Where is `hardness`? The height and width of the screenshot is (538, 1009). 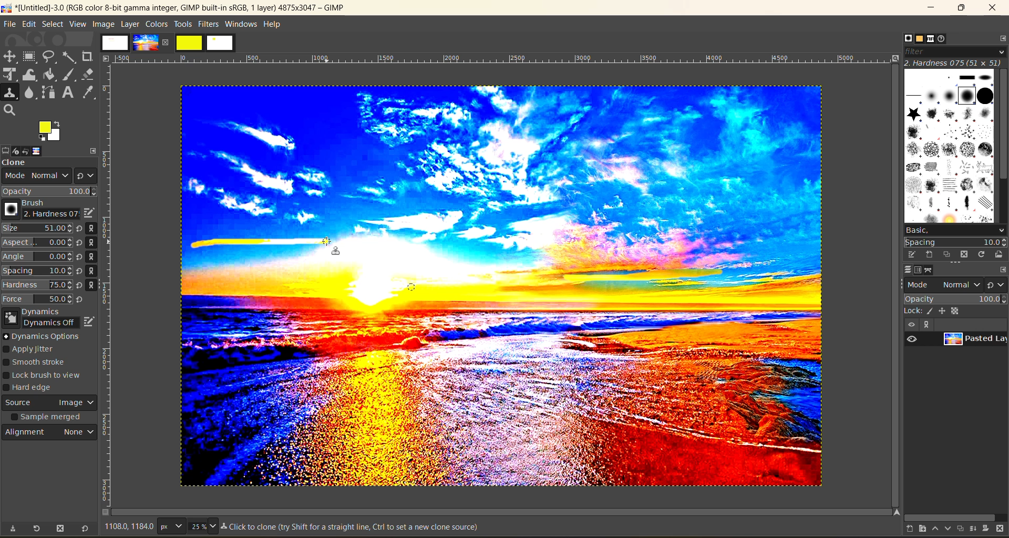 hardness is located at coordinates (953, 63).